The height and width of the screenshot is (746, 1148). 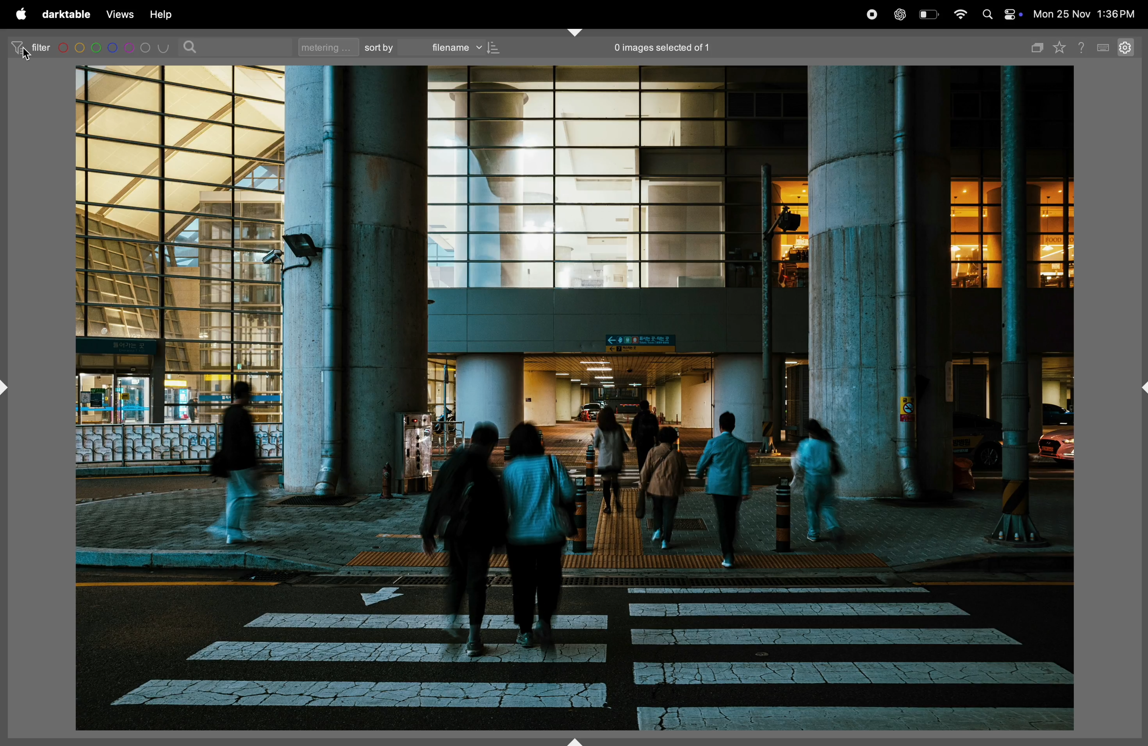 What do you see at coordinates (192, 47) in the screenshot?
I see `search` at bounding box center [192, 47].